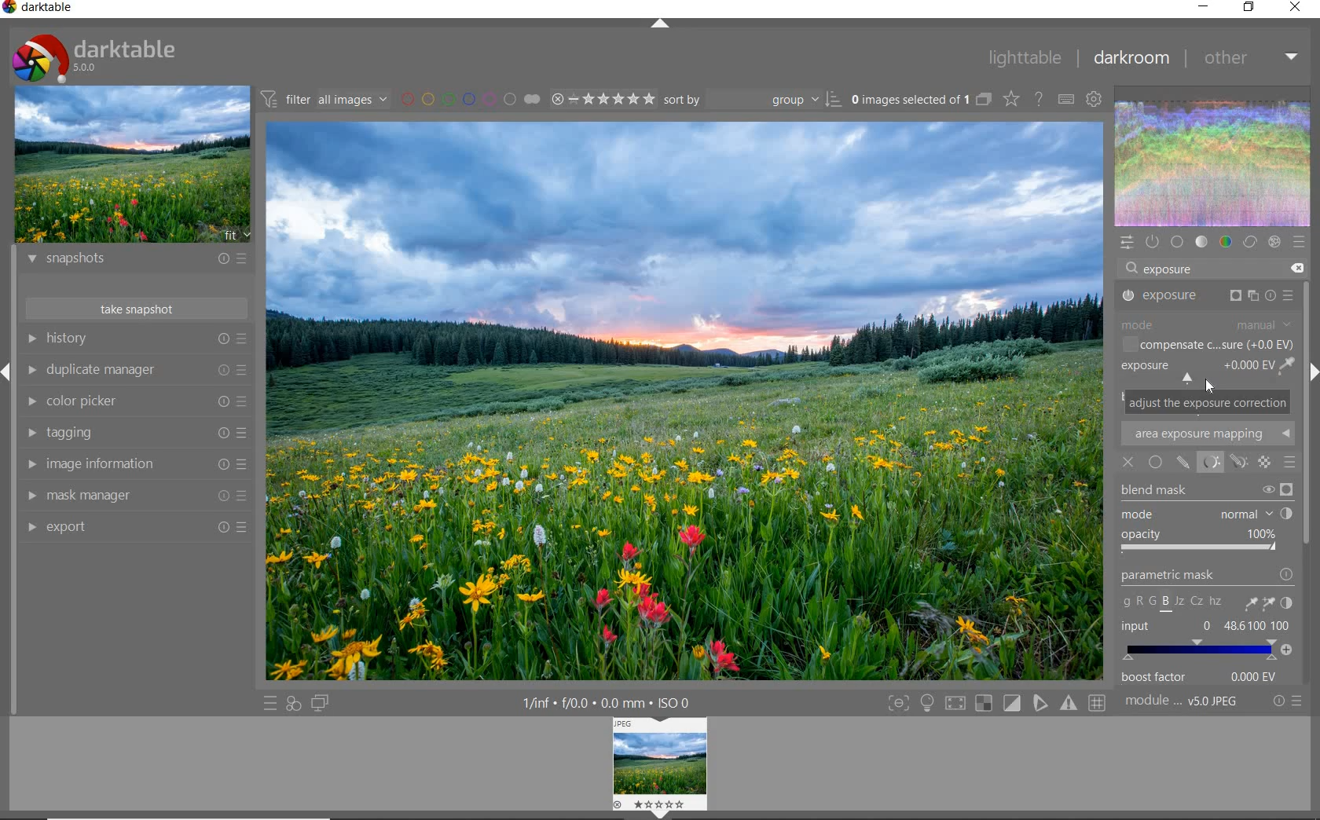  What do you see at coordinates (1307, 427) in the screenshot?
I see `scrollbar` at bounding box center [1307, 427].